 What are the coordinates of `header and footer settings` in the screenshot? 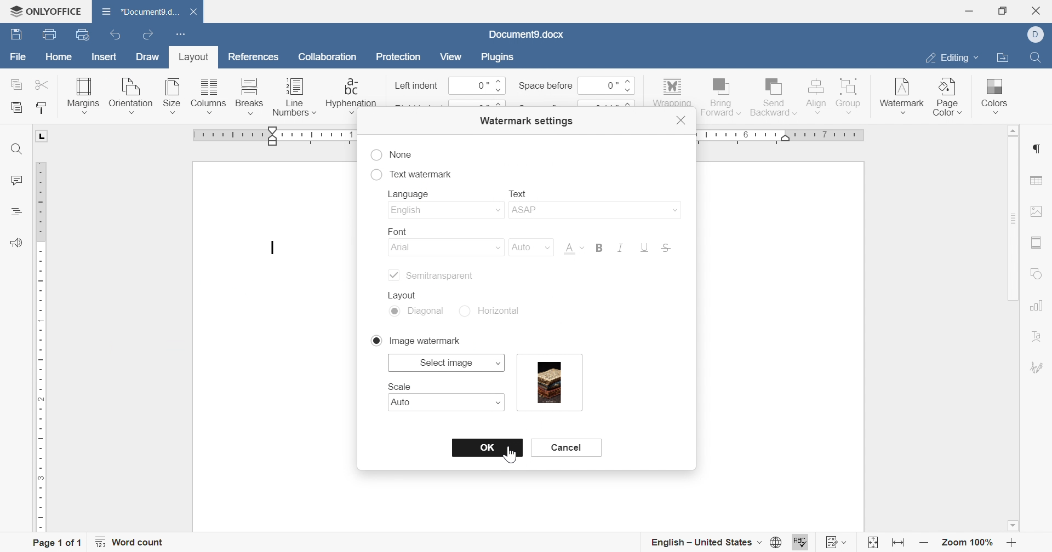 It's located at (1034, 243).